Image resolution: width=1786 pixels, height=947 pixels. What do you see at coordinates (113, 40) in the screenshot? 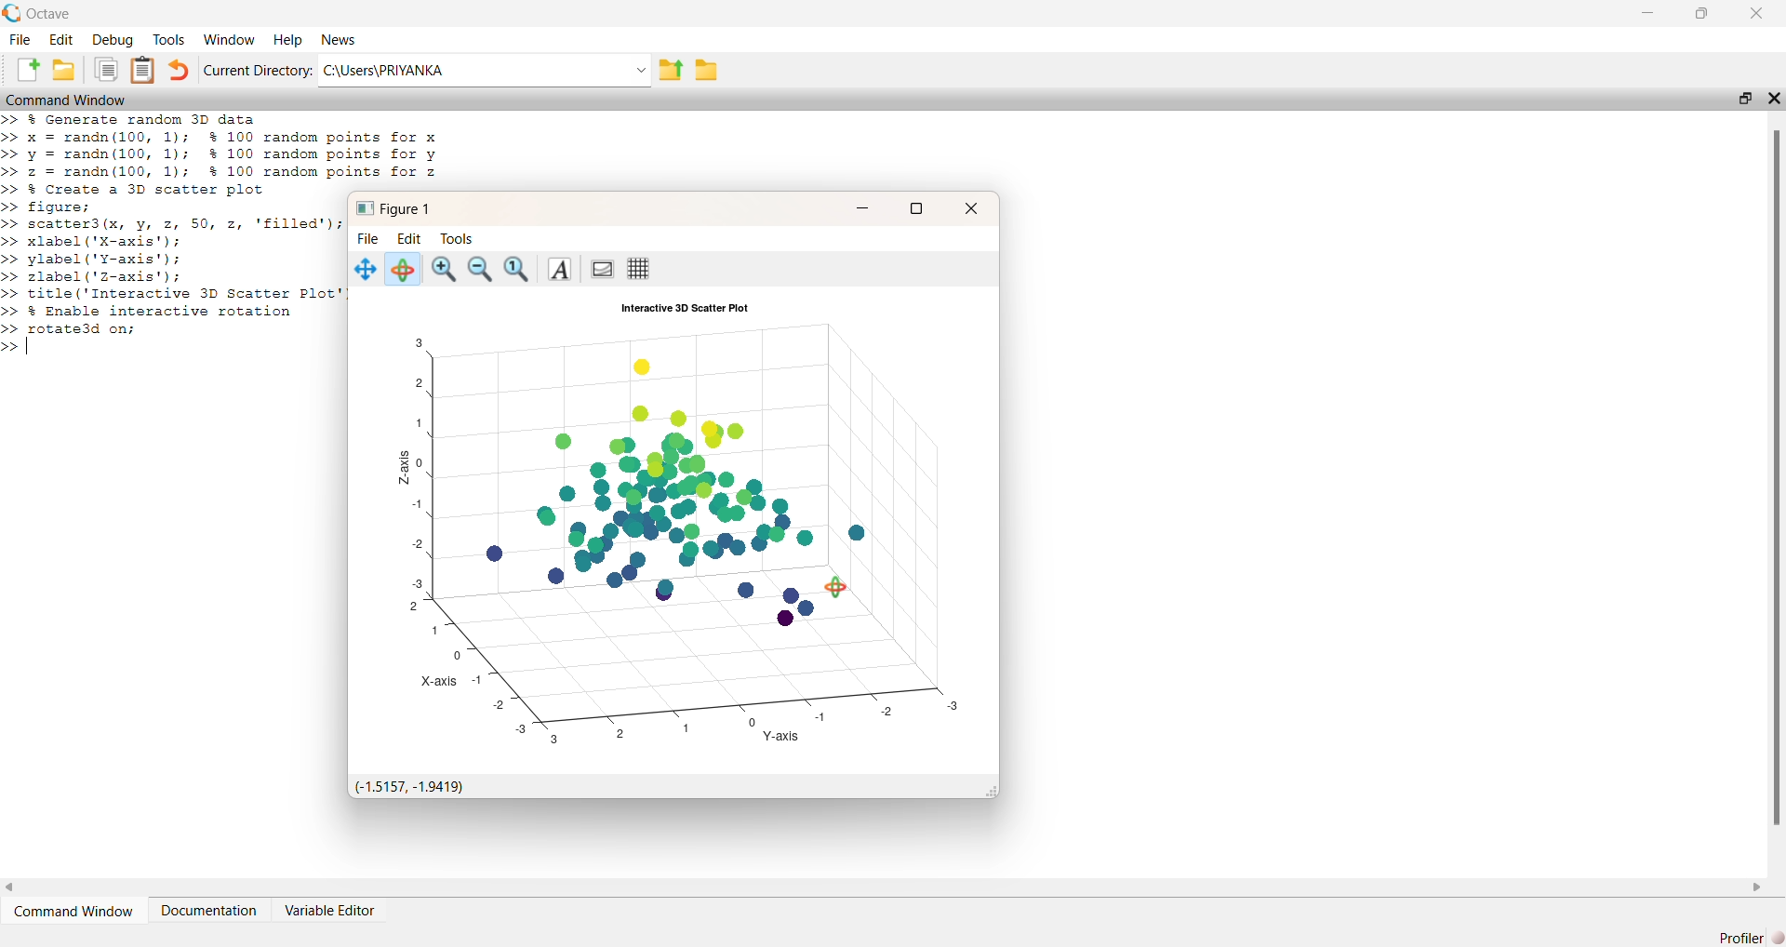
I see `Debug` at bounding box center [113, 40].